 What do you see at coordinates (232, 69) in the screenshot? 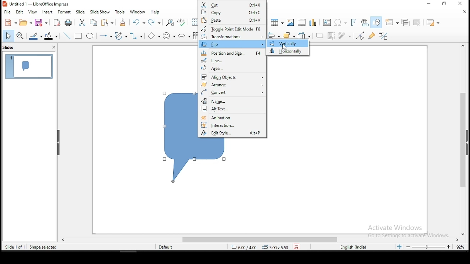
I see `area` at bounding box center [232, 69].